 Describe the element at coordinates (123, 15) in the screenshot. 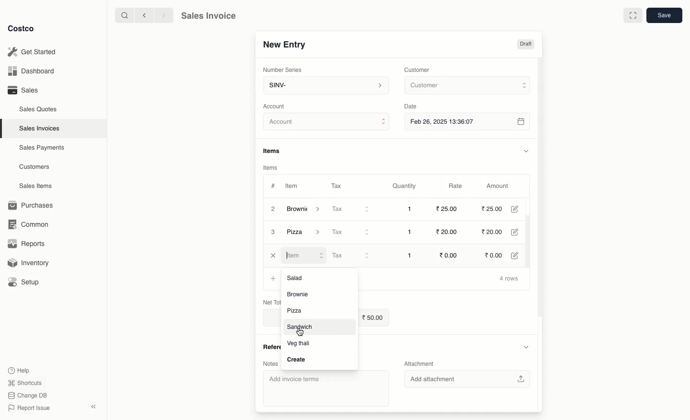

I see `Search` at that location.